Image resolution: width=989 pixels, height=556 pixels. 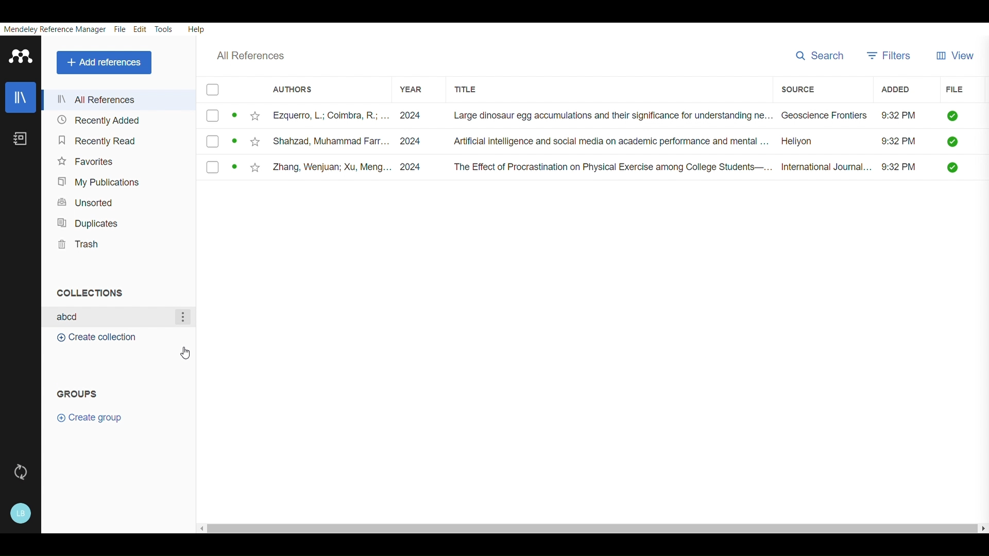 I want to click on All references, so click(x=258, y=55).